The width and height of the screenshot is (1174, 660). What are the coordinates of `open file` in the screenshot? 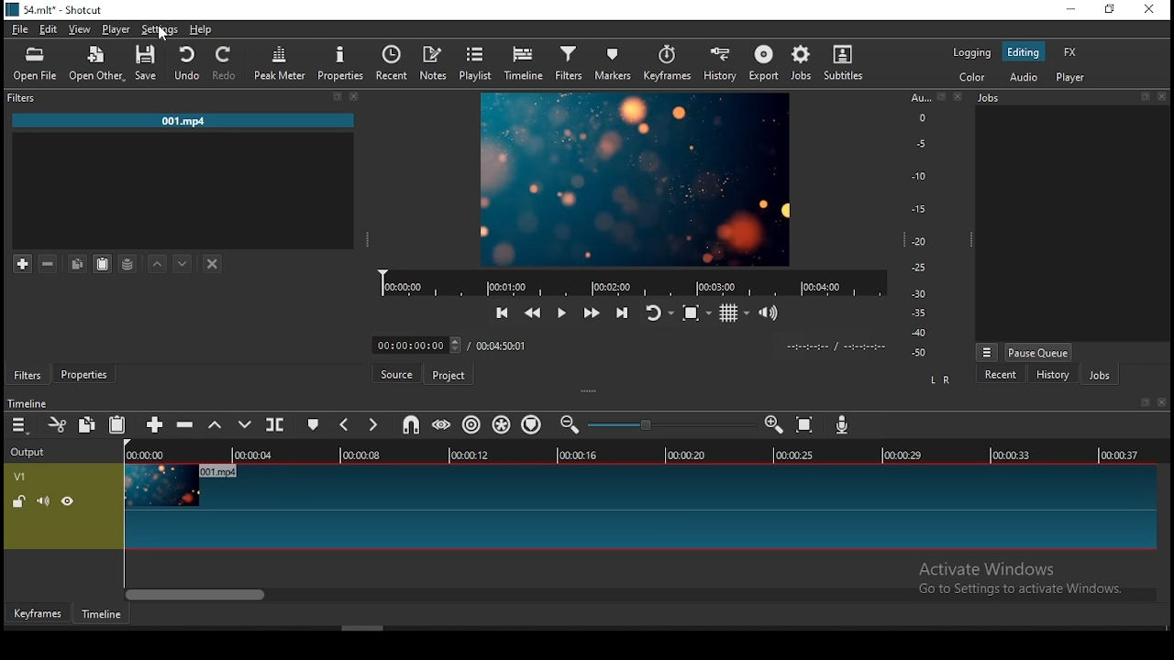 It's located at (35, 67).